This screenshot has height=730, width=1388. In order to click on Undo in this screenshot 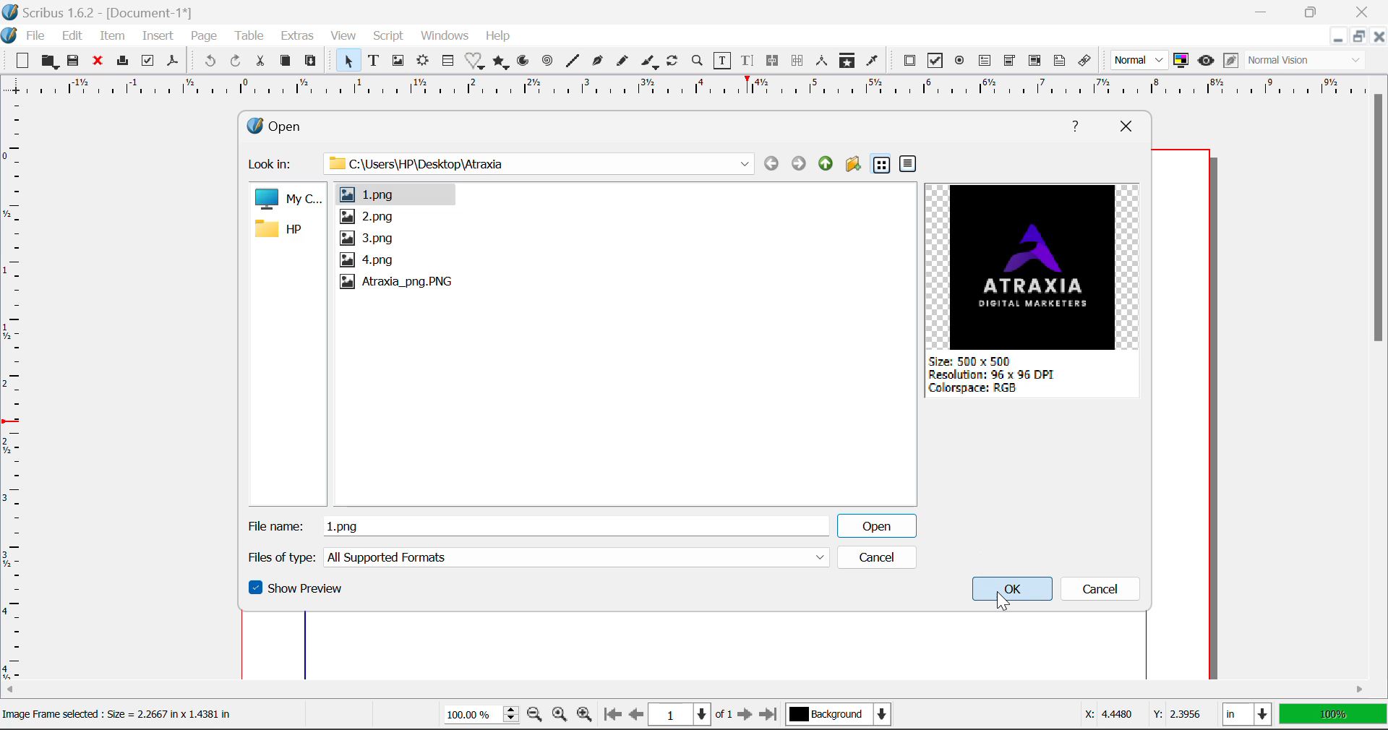, I will do `click(207, 61)`.